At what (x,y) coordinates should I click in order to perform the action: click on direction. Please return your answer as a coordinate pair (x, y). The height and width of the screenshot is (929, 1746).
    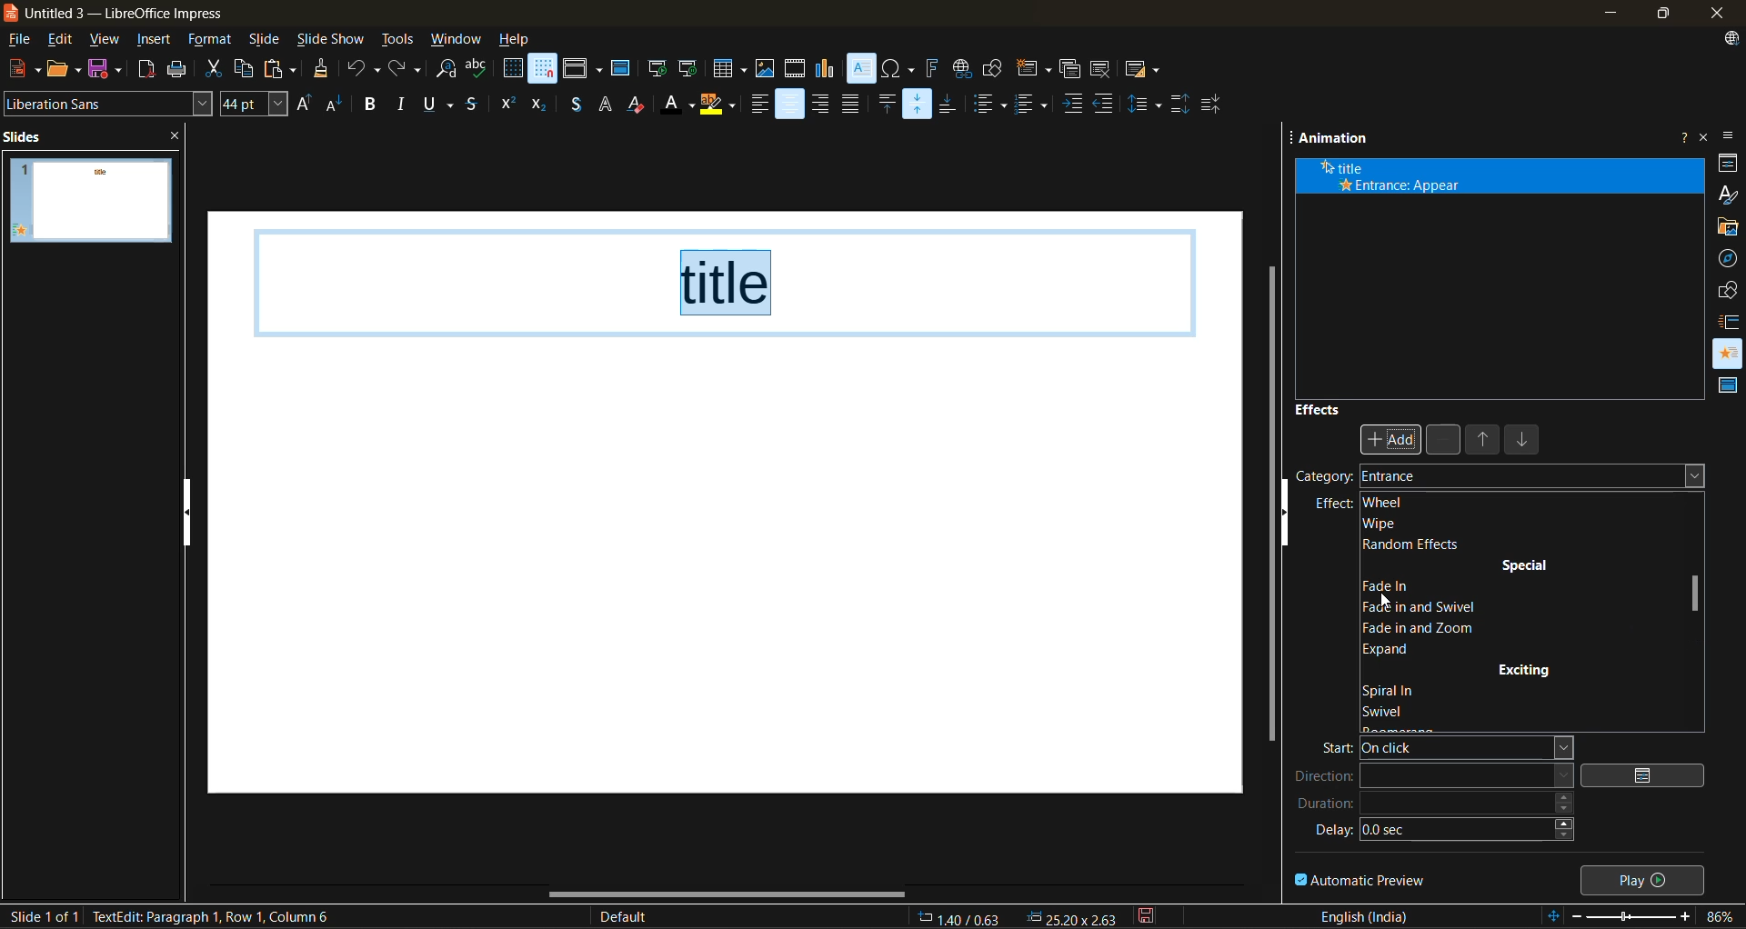
    Looking at the image, I should click on (1433, 779).